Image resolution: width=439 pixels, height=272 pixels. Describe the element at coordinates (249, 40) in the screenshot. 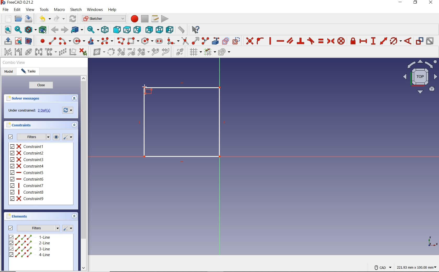

I see `constrain coincident` at that location.